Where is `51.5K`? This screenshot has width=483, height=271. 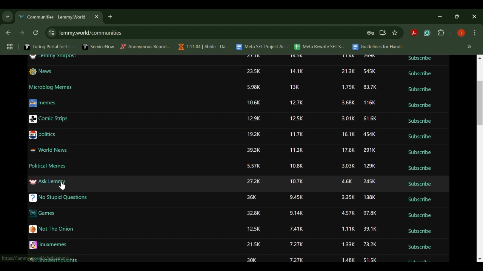
51.5K is located at coordinates (370, 260).